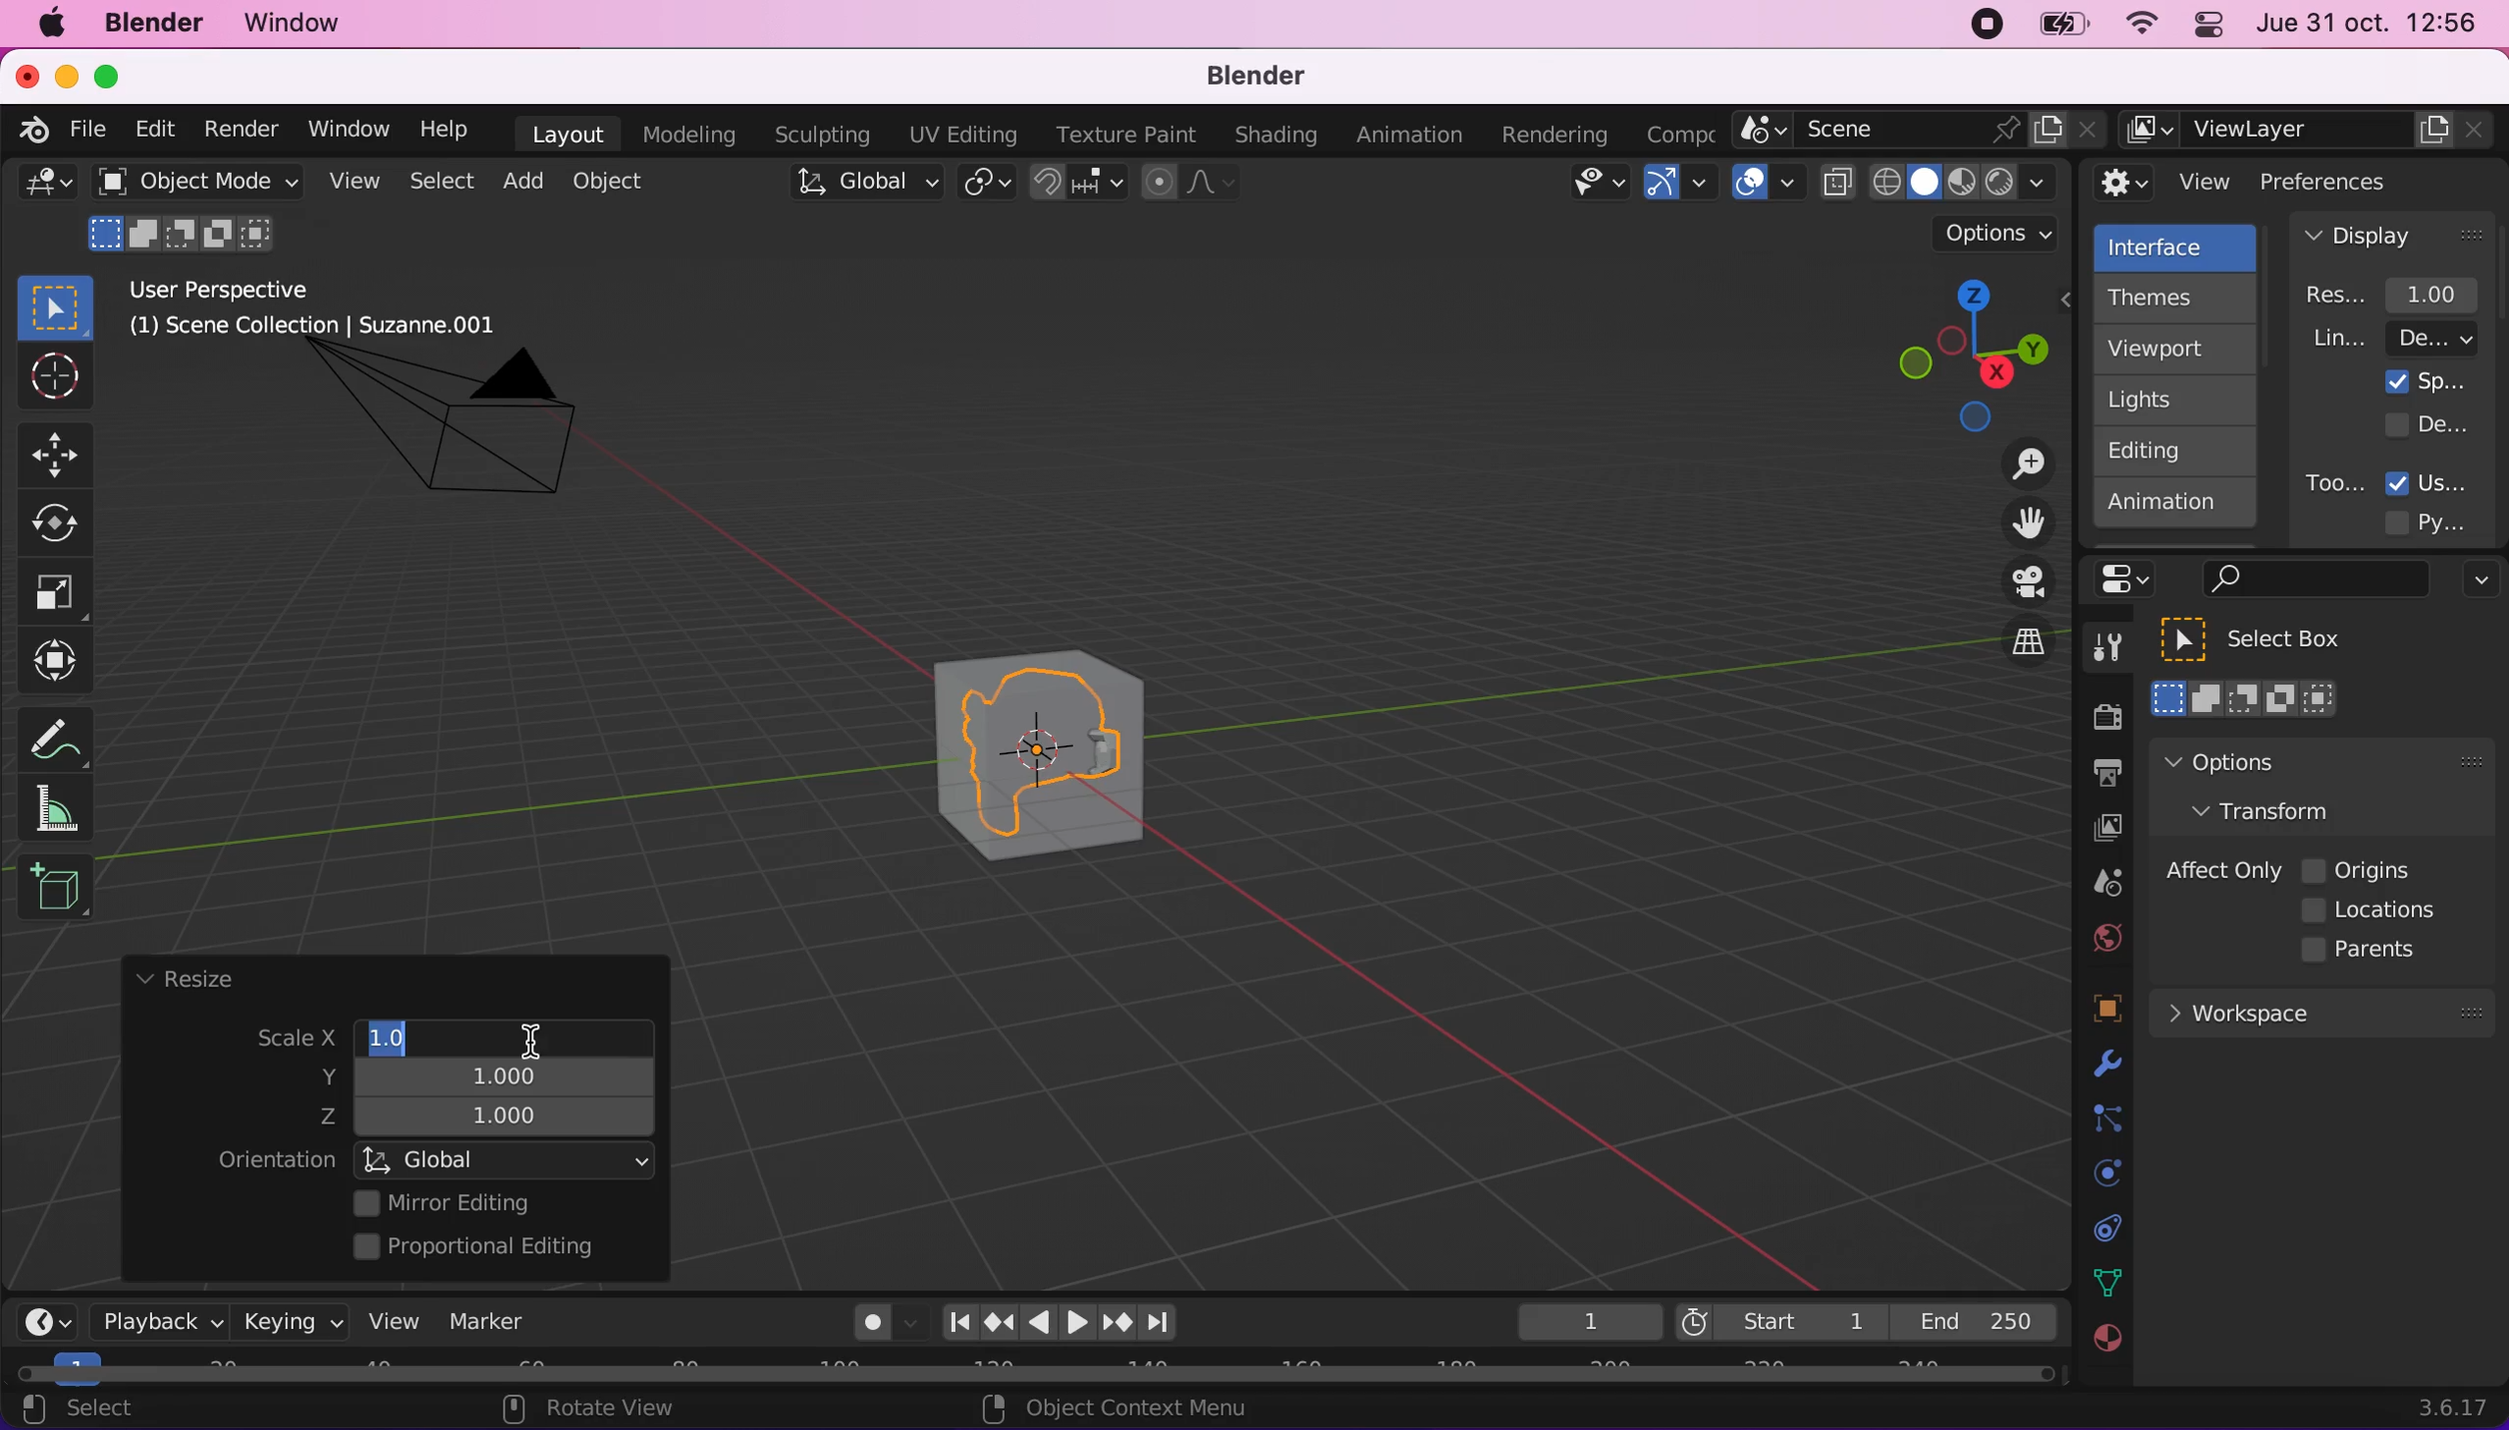 This screenshot has height=1430, width=2509. What do you see at coordinates (1595, 187) in the screenshot?
I see `view object types` at bounding box center [1595, 187].